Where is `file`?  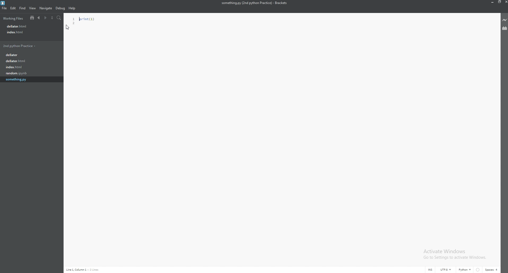 file is located at coordinates (4, 8).